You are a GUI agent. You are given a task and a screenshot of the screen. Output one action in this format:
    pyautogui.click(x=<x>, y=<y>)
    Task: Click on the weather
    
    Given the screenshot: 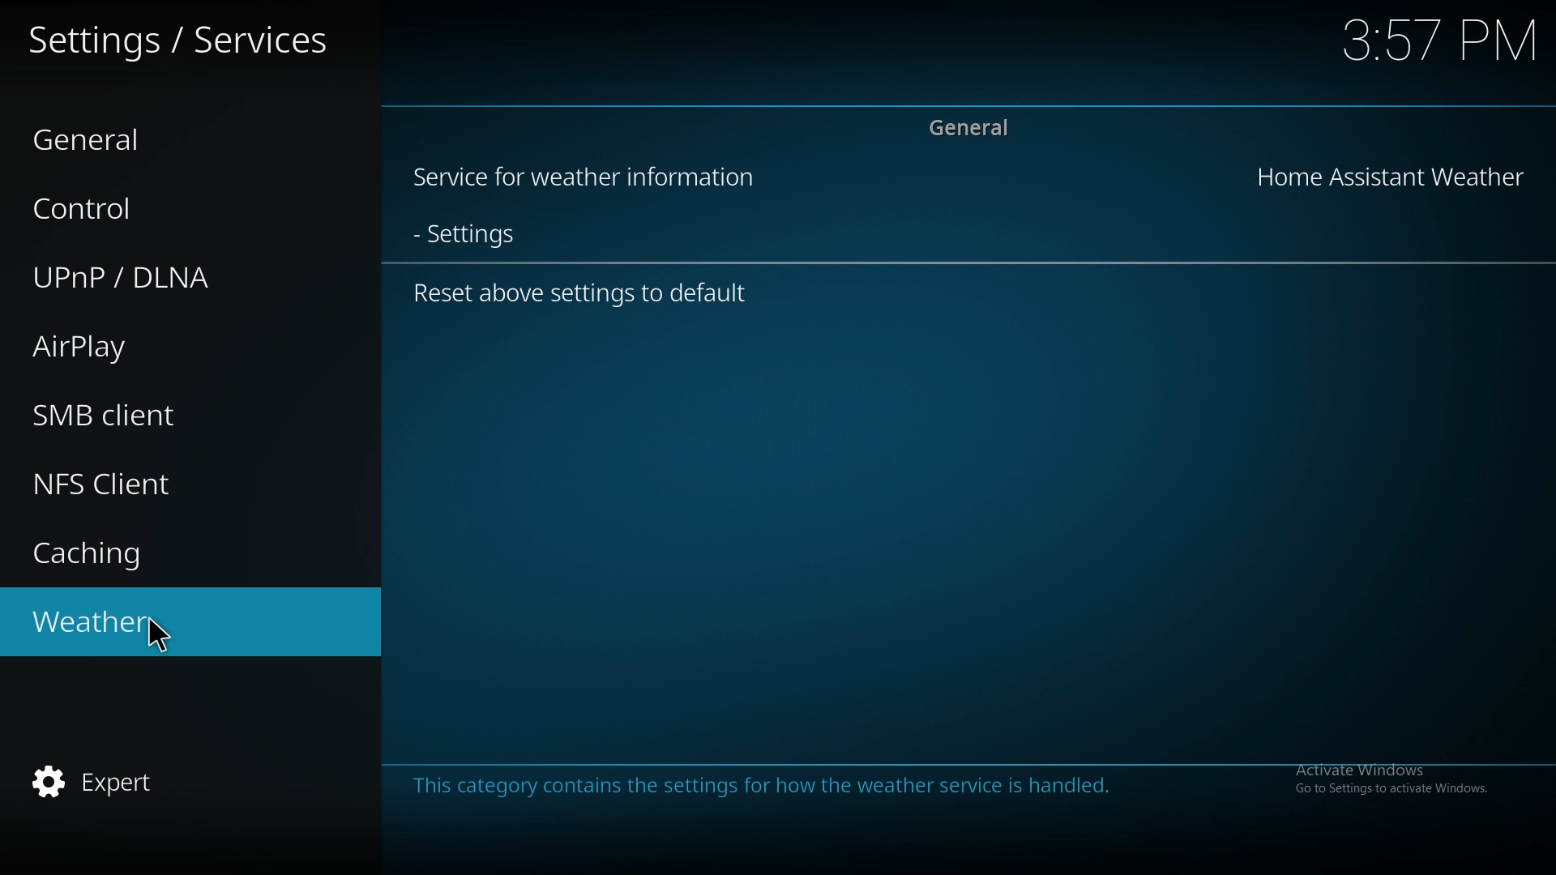 What is the action you would take?
    pyautogui.click(x=83, y=624)
    